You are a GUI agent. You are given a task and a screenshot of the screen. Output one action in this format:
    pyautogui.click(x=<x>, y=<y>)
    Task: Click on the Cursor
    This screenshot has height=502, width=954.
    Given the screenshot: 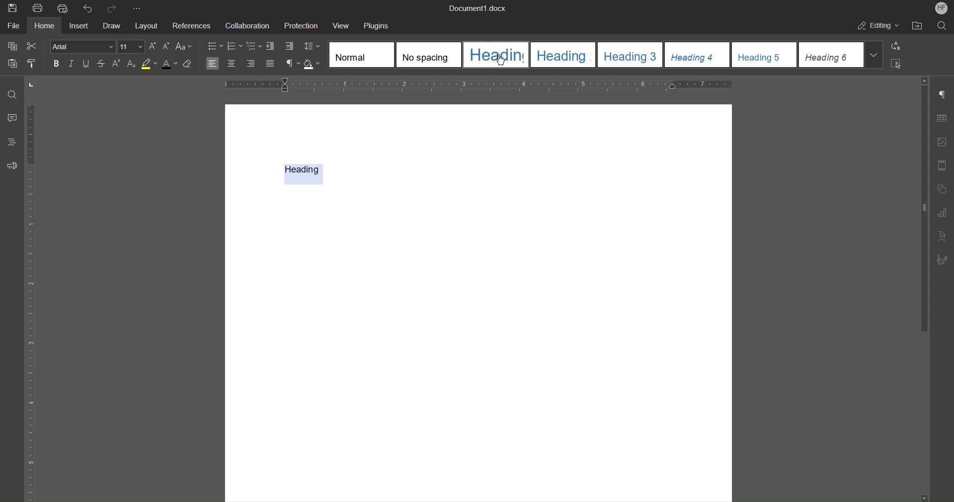 What is the action you would take?
    pyautogui.click(x=500, y=59)
    